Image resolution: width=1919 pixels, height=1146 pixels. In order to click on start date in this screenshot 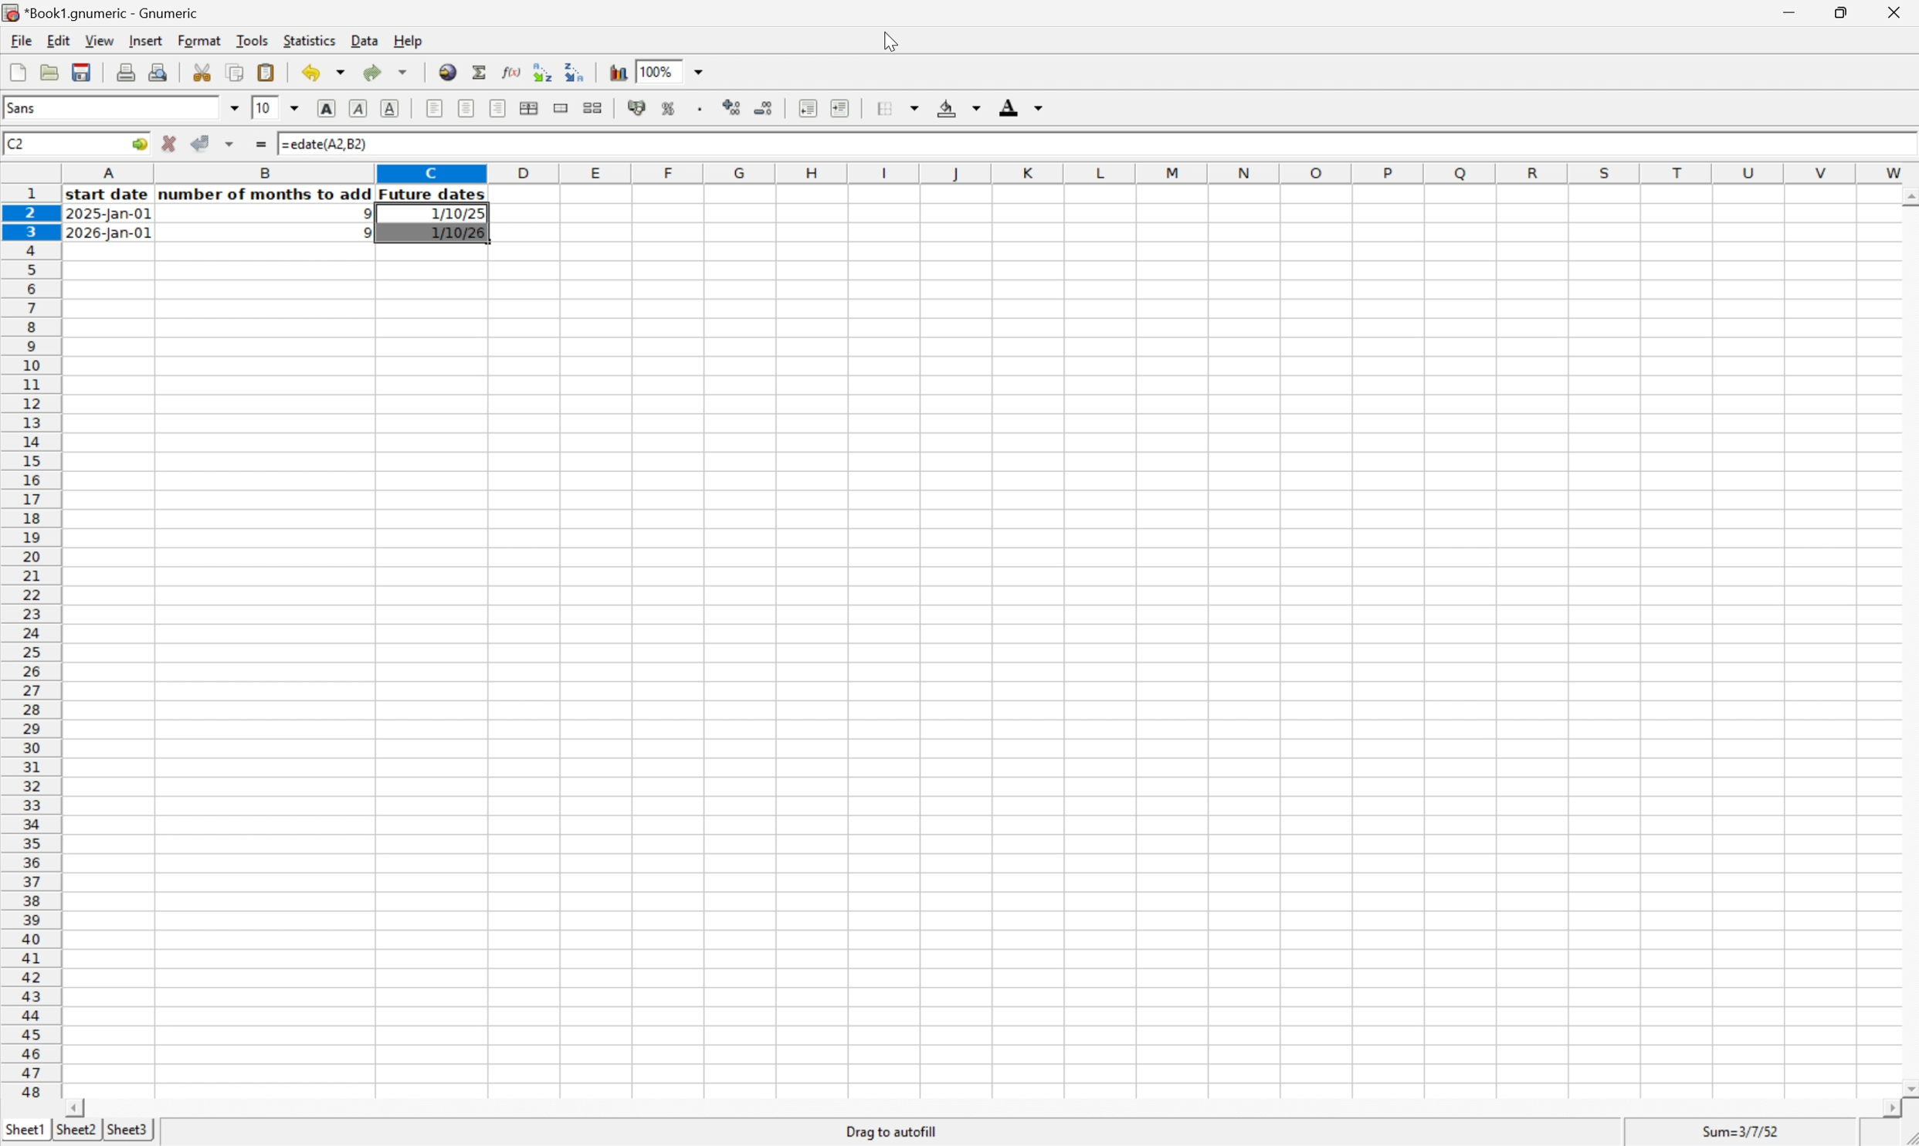, I will do `click(110, 195)`.